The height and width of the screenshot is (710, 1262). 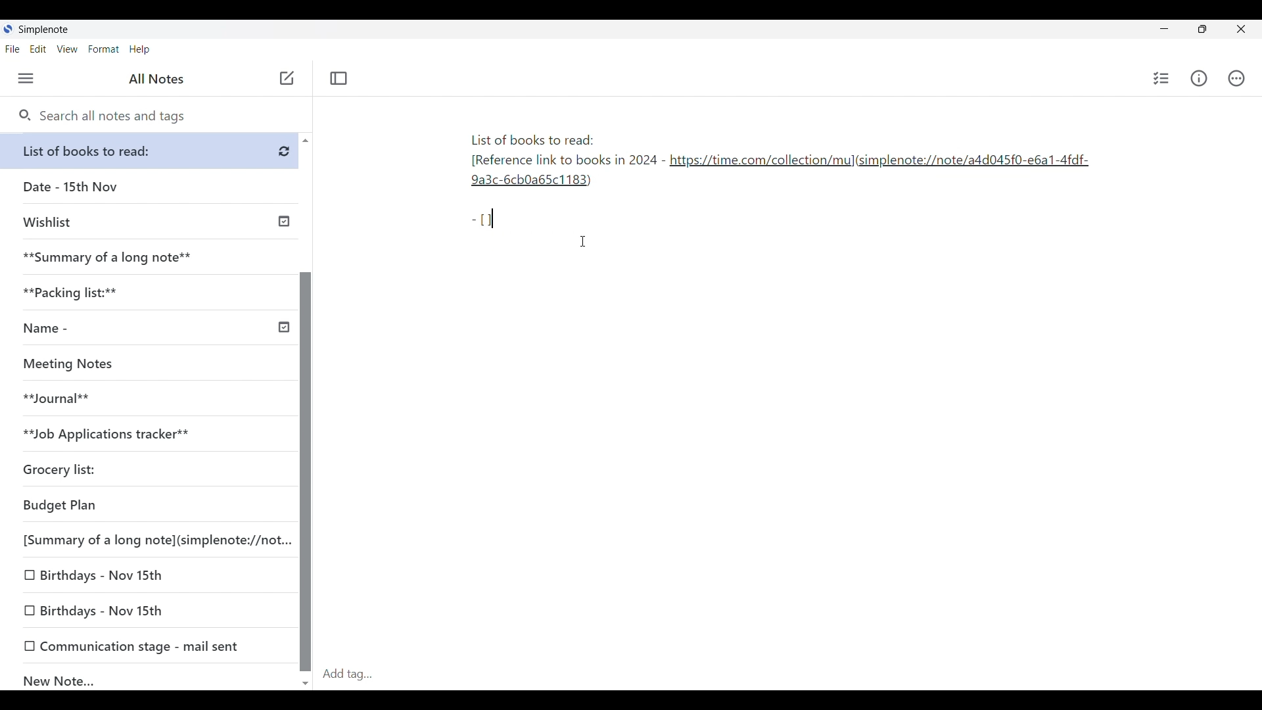 I want to click on Edit, so click(x=38, y=49).